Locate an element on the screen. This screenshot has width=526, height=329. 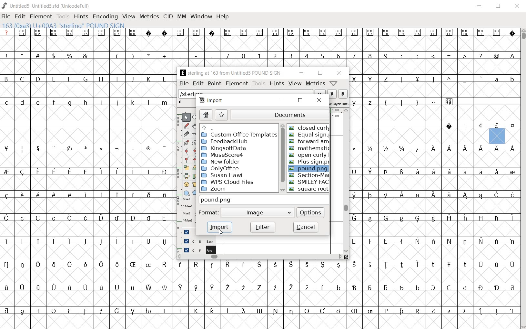
Symbol is located at coordinates (355, 33).